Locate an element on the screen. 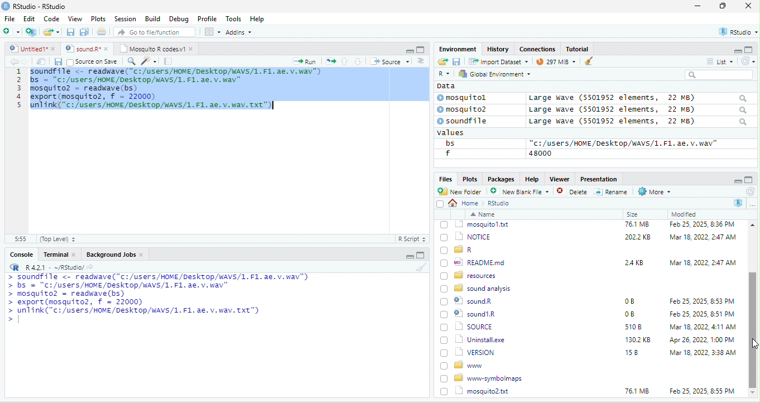  R is located at coordinates (443, 74).